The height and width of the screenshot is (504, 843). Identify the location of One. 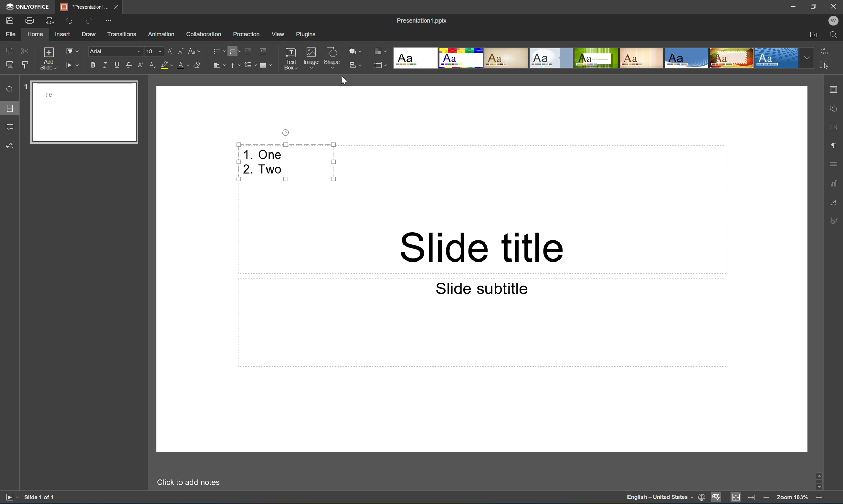
(271, 155).